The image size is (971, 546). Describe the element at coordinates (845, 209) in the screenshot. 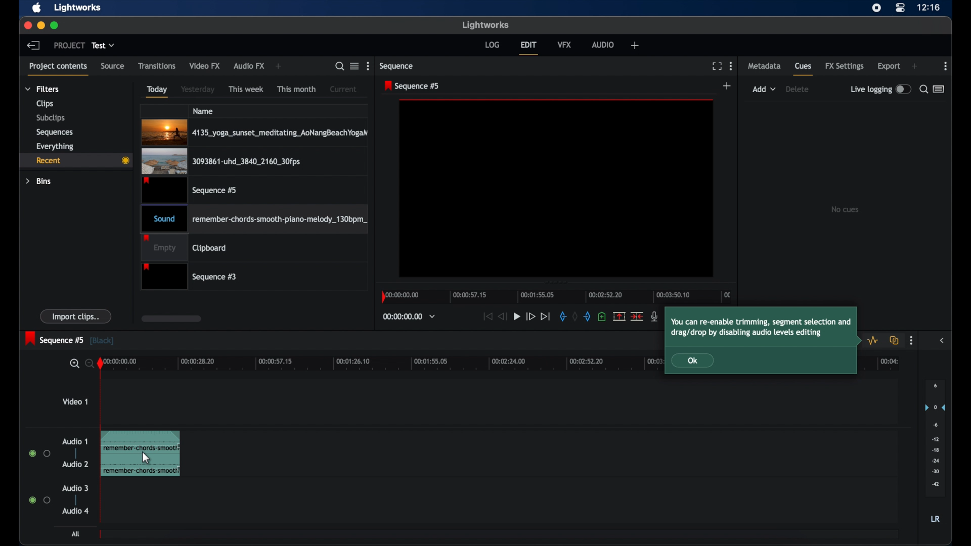

I see `no cues` at that location.